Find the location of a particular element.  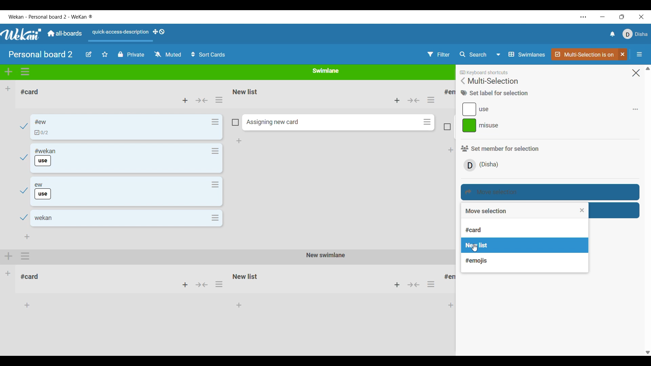

Filter is located at coordinates (441, 54).